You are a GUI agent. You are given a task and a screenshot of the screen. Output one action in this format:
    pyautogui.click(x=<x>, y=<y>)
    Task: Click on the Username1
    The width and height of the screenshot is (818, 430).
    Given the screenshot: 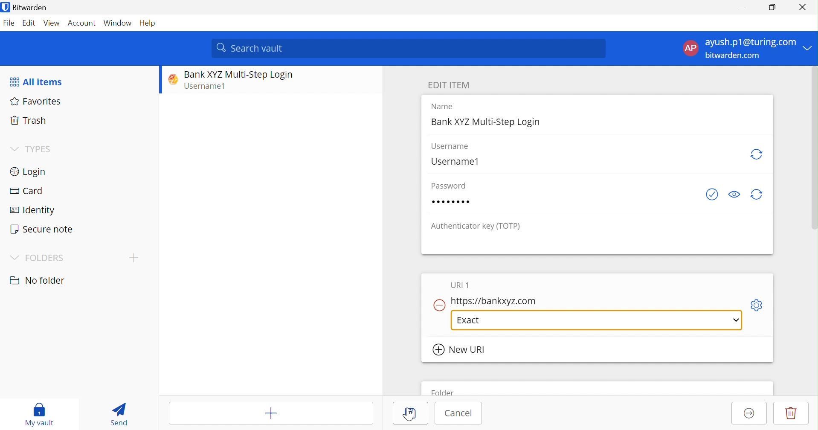 What is the action you would take?
    pyautogui.click(x=209, y=87)
    